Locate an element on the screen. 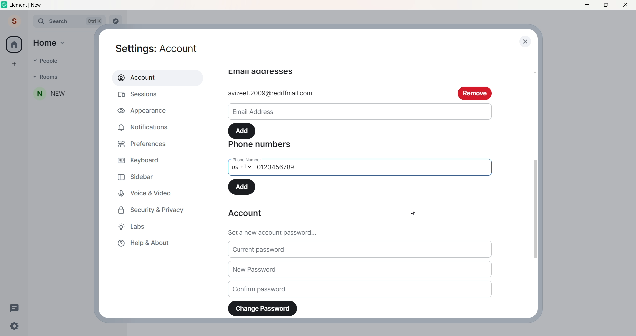 The width and height of the screenshot is (636, 336). Appearance is located at coordinates (144, 112).